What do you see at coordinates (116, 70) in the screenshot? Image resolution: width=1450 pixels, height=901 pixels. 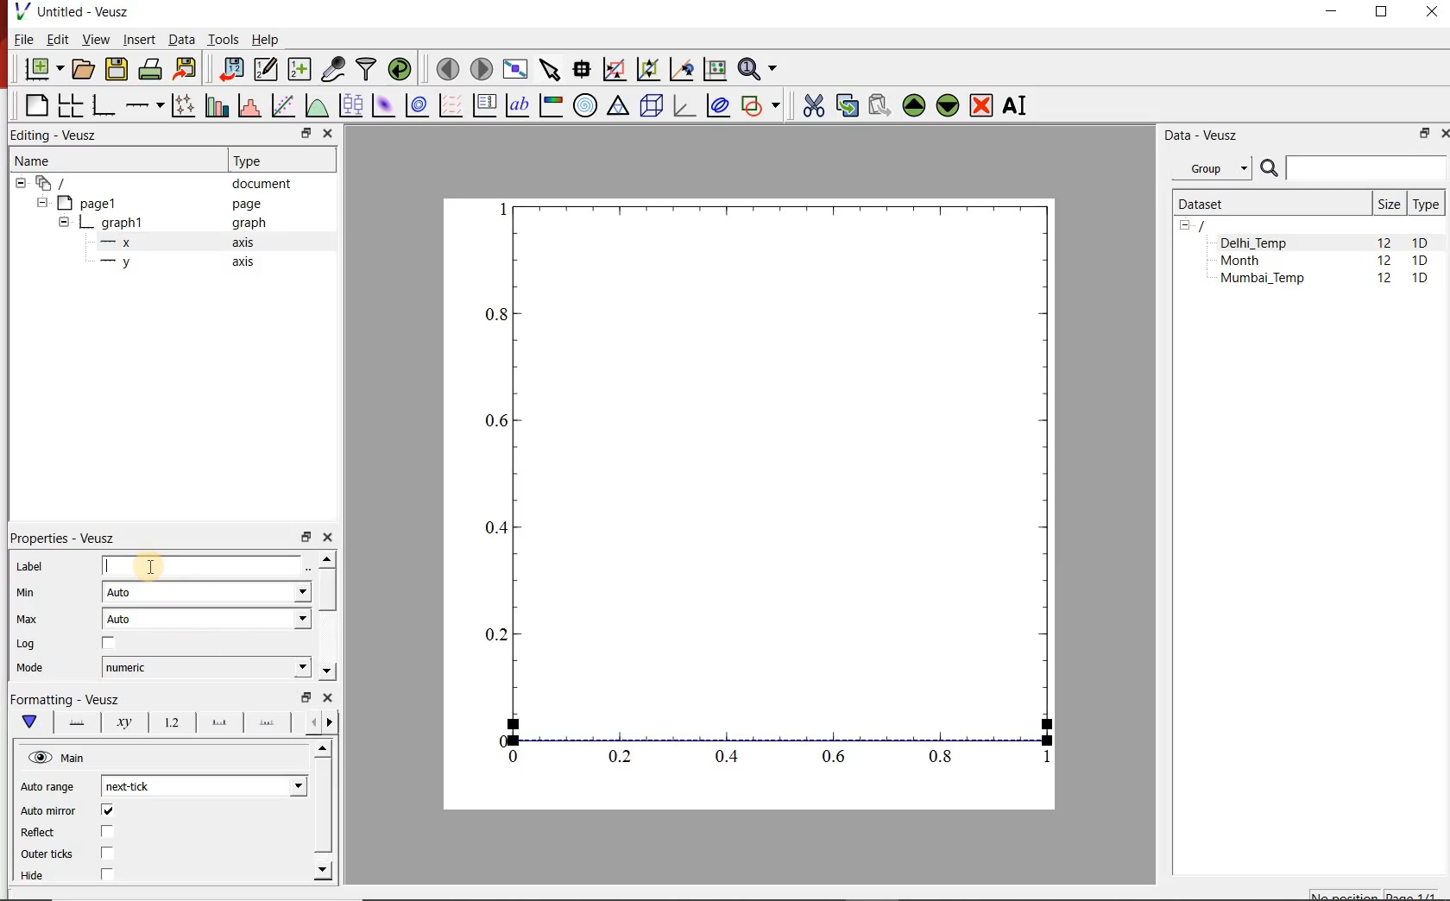 I see `save the document` at bounding box center [116, 70].